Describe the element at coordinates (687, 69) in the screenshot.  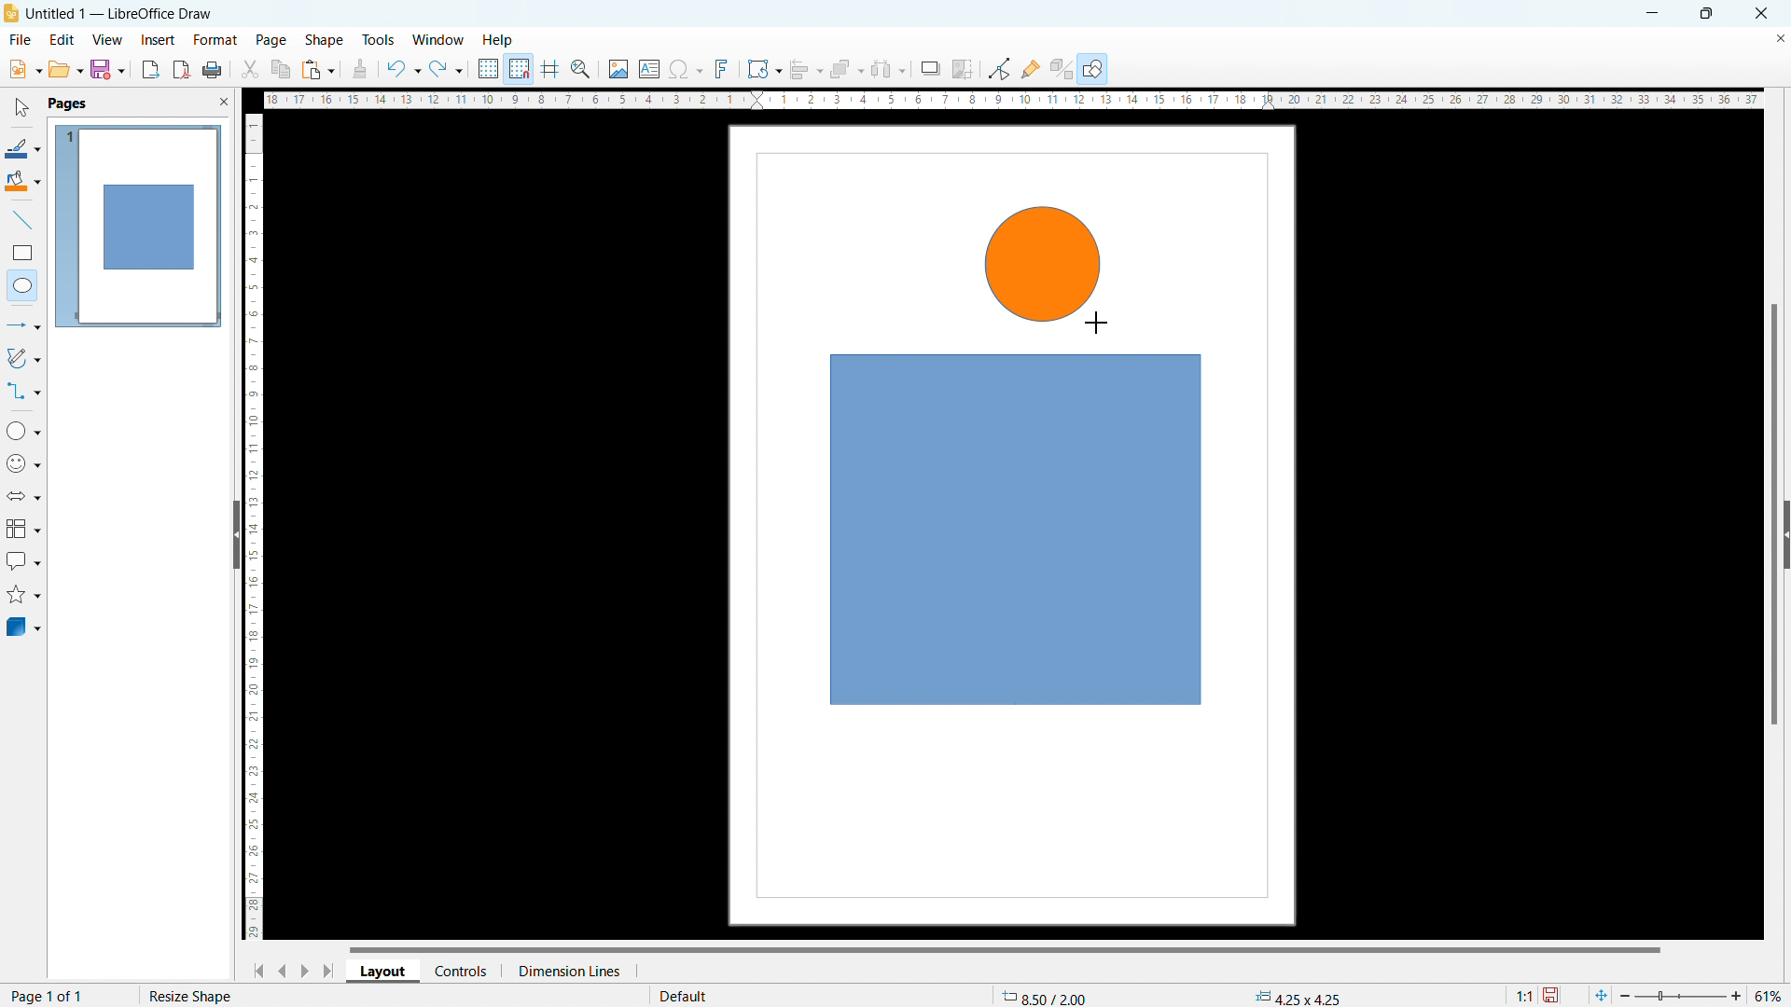
I see `insert special character` at that location.